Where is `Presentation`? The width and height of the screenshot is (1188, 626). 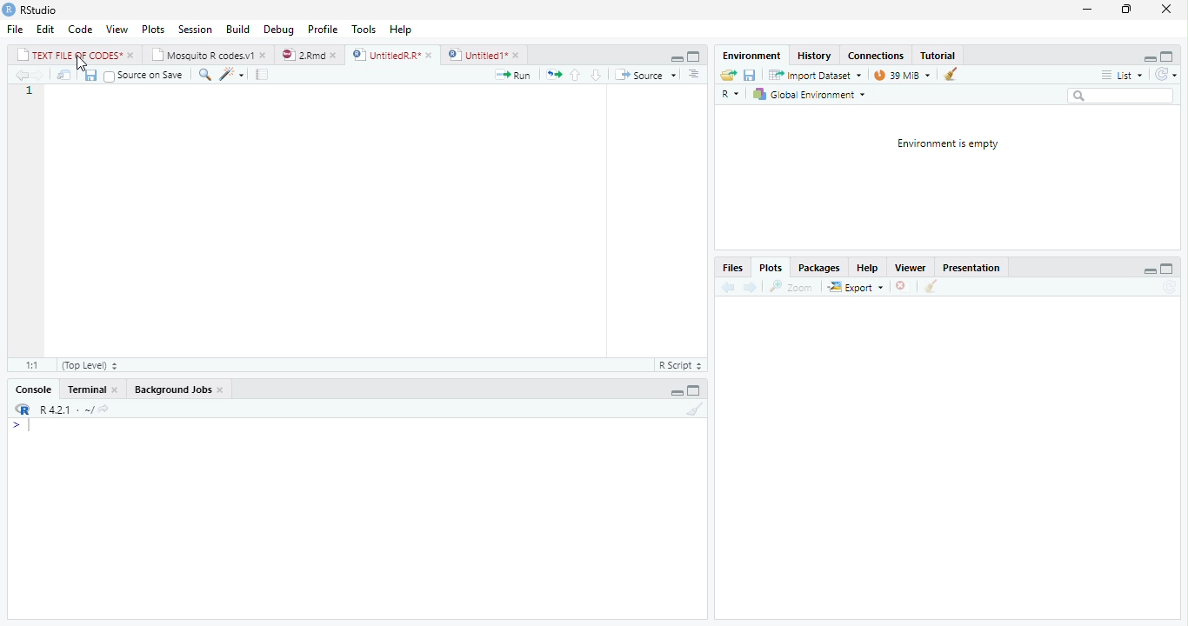
Presentation is located at coordinates (973, 266).